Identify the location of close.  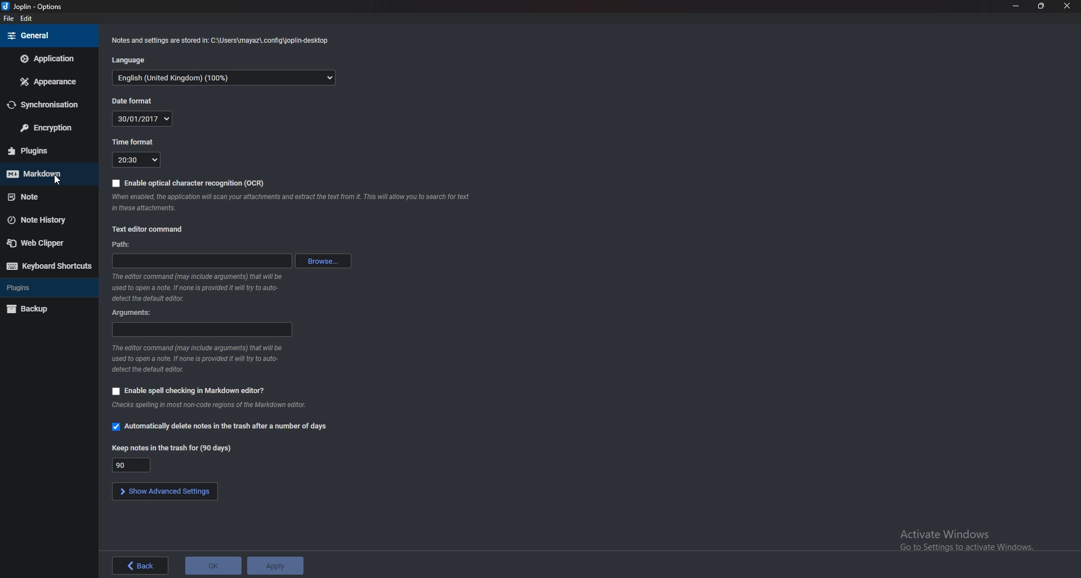
(1067, 6).